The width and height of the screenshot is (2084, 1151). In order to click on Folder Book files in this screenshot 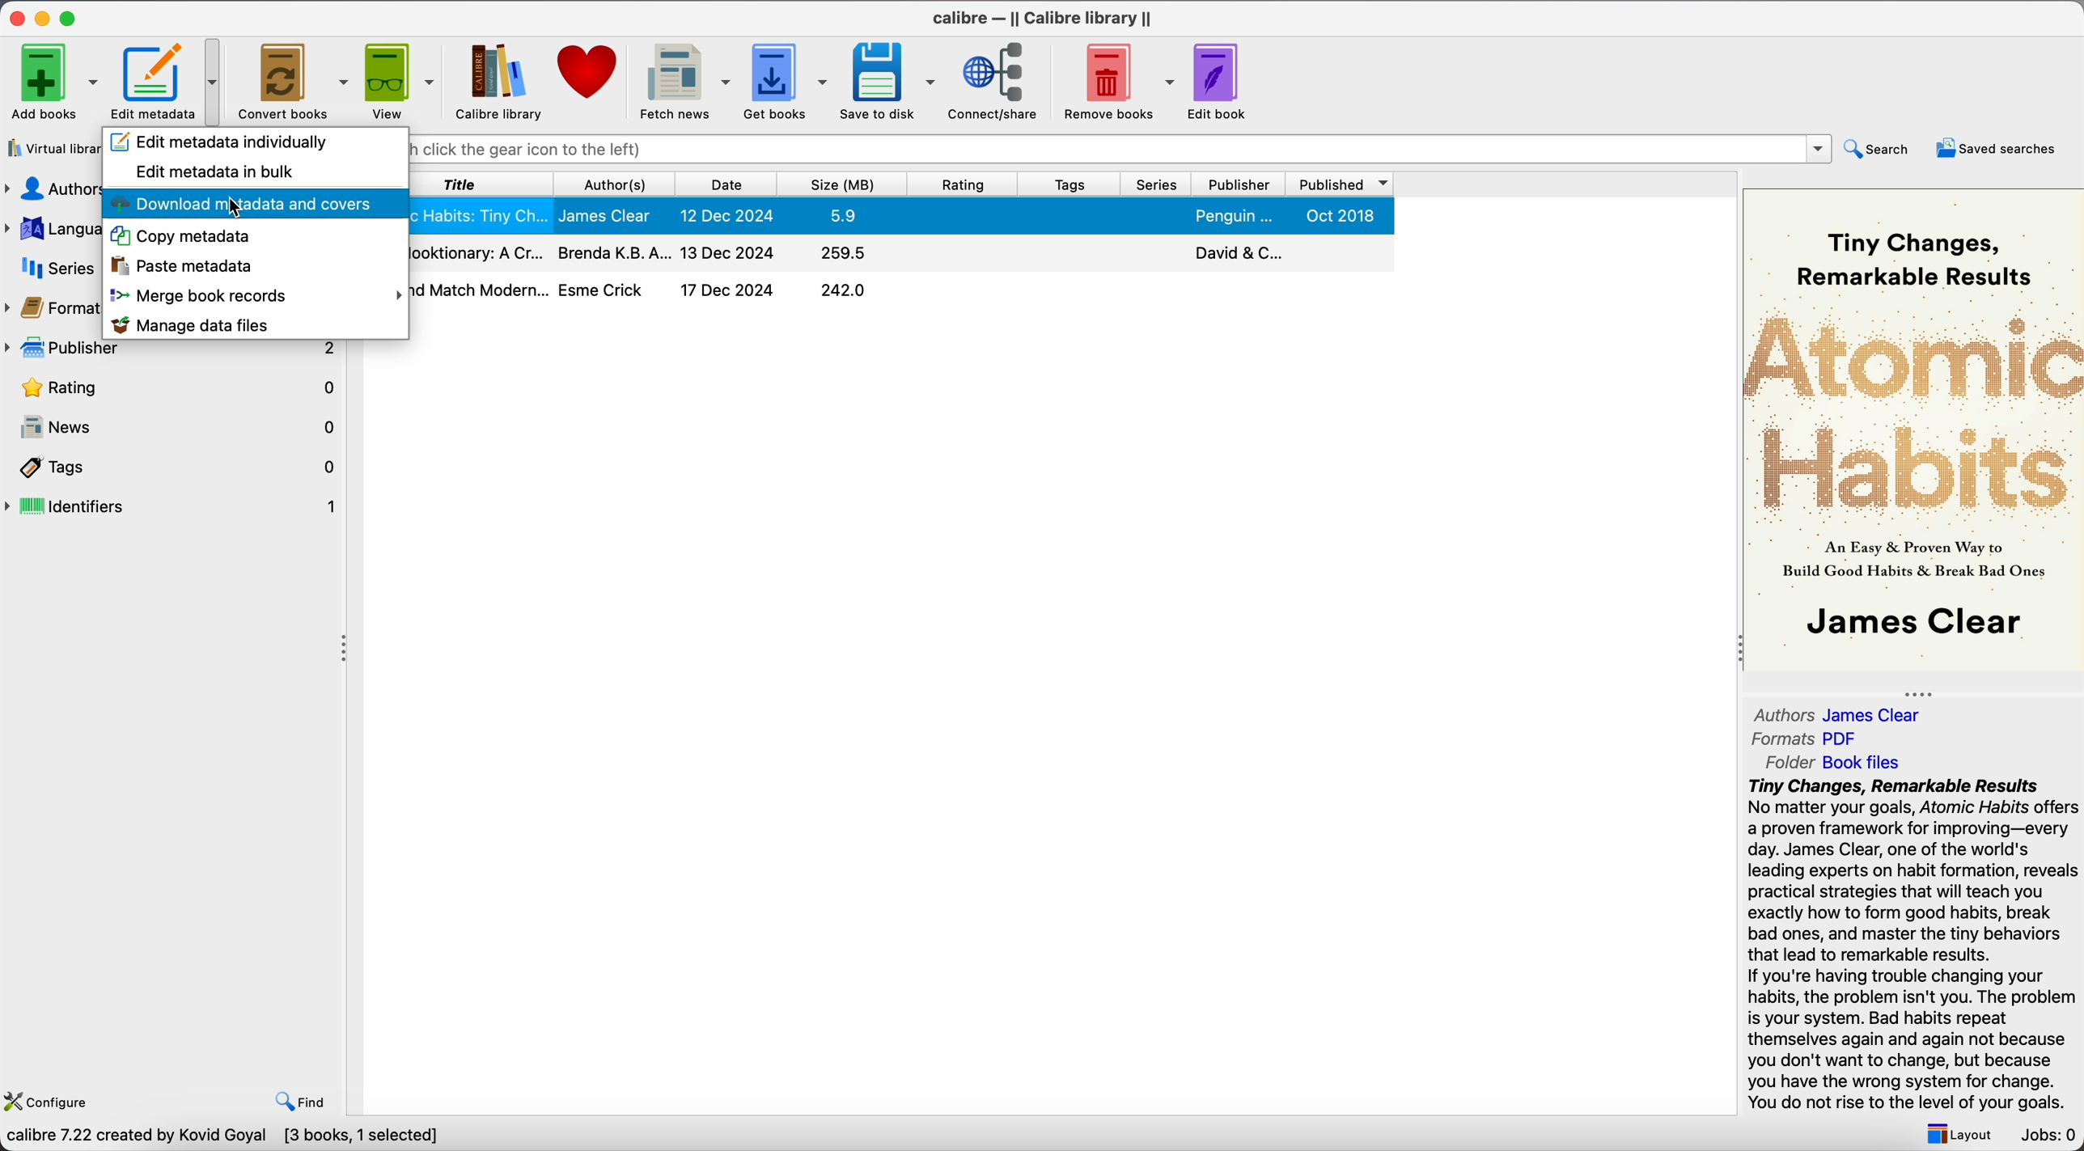, I will do `click(1838, 762)`.